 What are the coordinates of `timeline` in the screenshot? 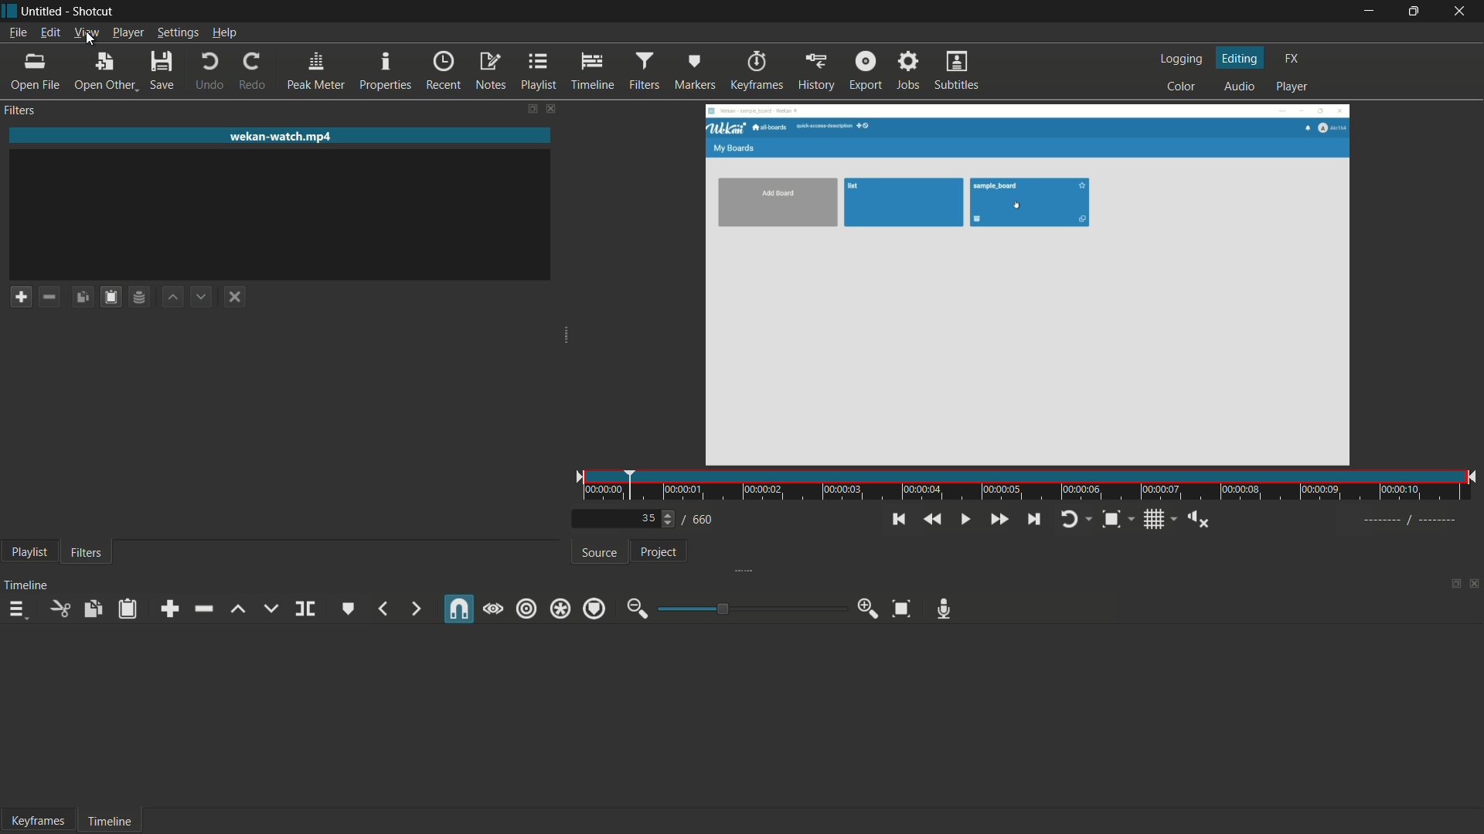 It's located at (112, 822).